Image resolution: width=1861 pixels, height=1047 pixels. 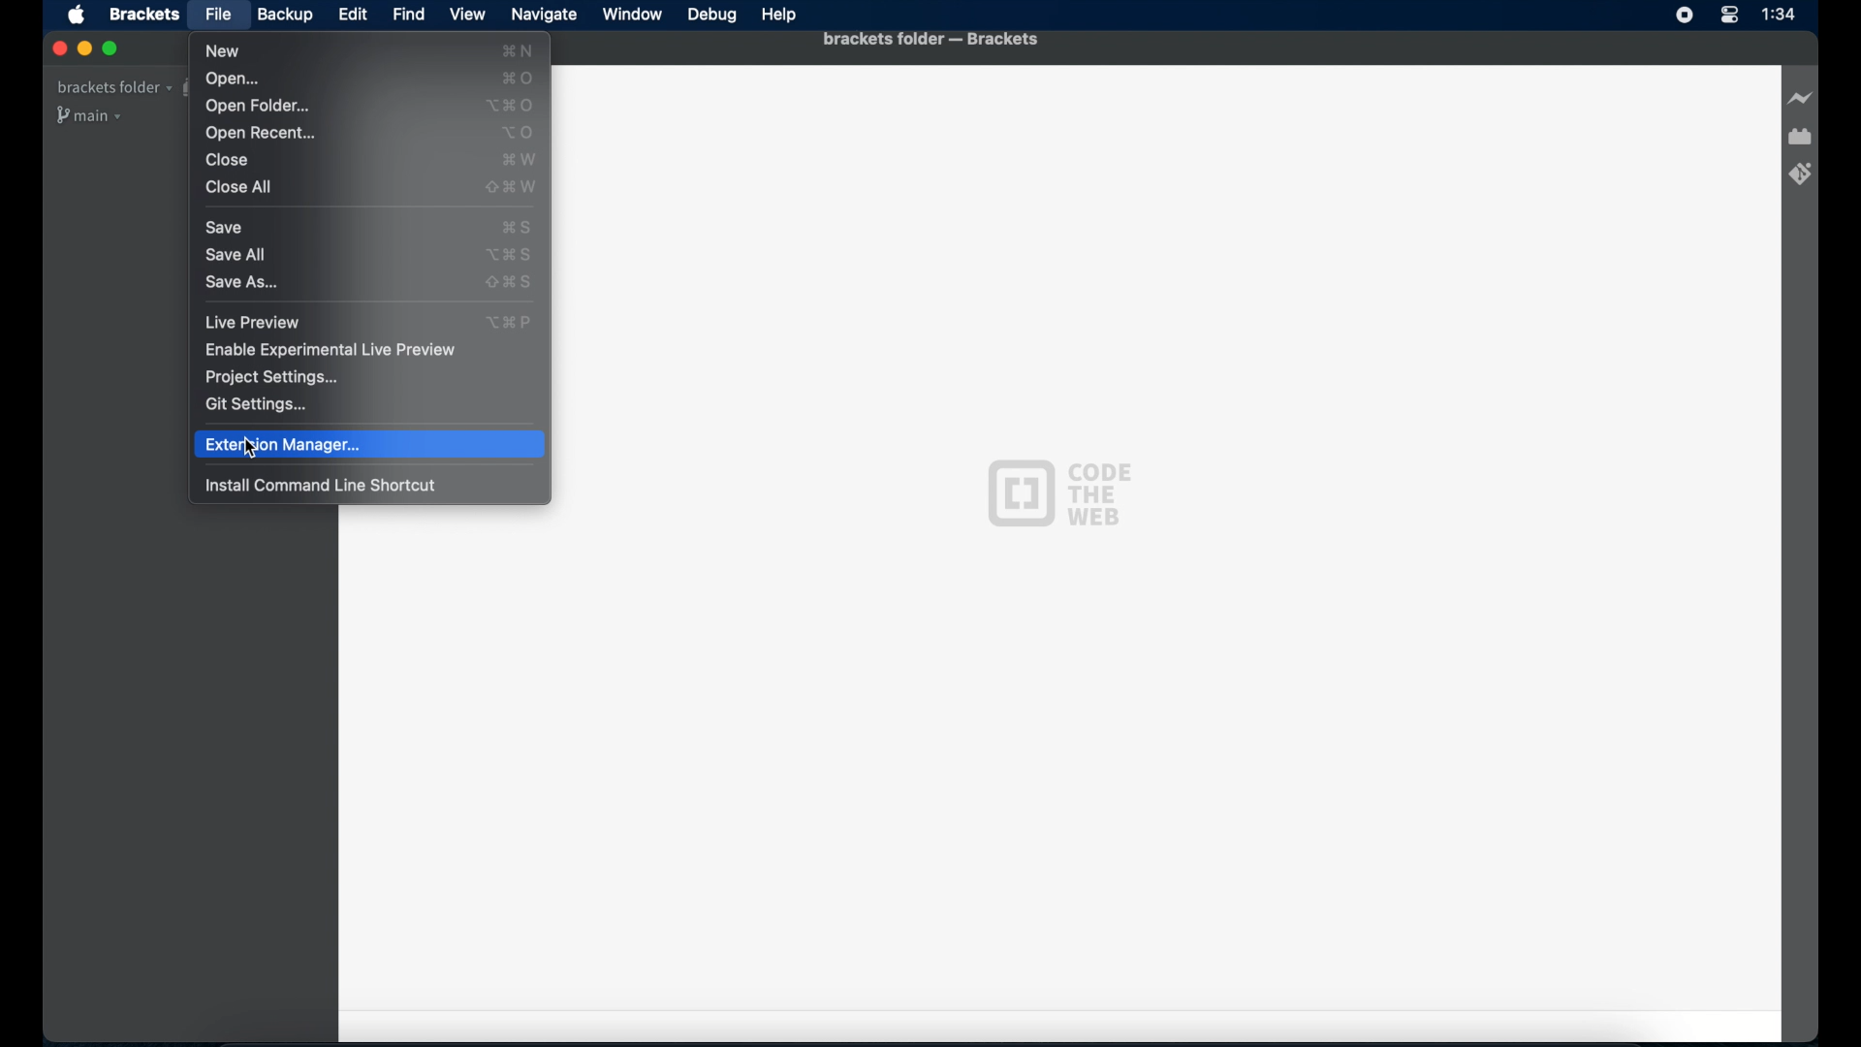 What do you see at coordinates (262, 134) in the screenshot?
I see `Open recent` at bounding box center [262, 134].